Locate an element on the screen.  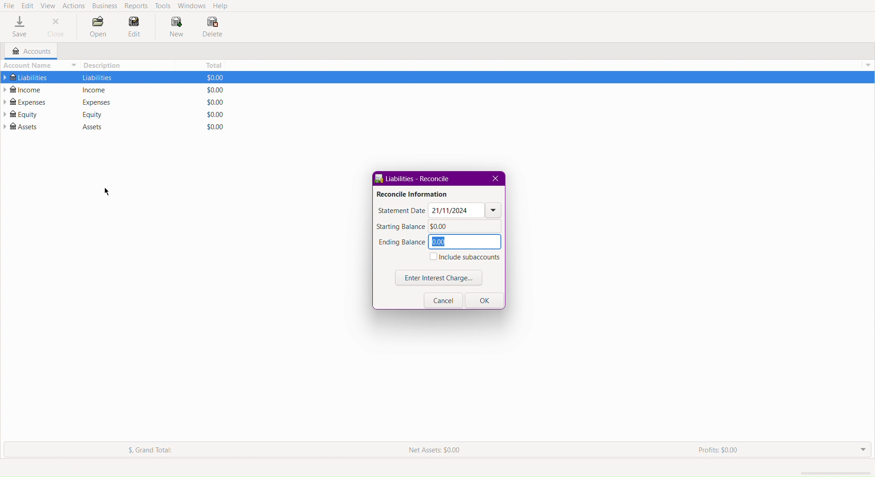
Description is located at coordinates (103, 66).